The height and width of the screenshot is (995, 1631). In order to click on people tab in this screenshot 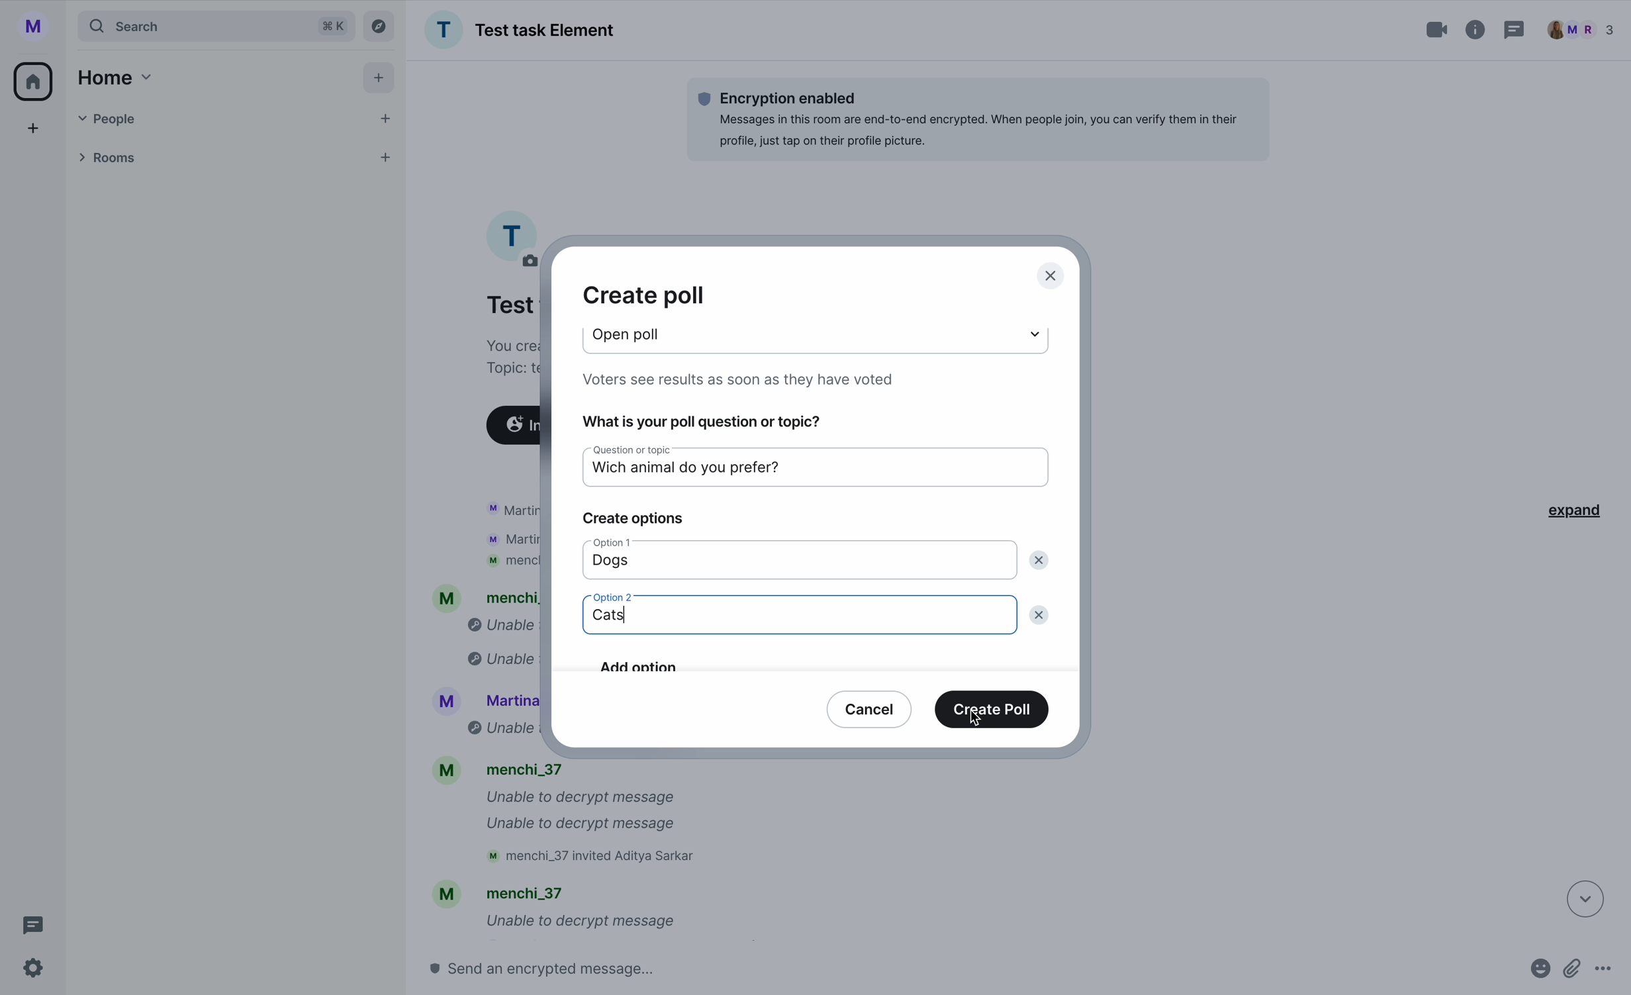, I will do `click(236, 118)`.